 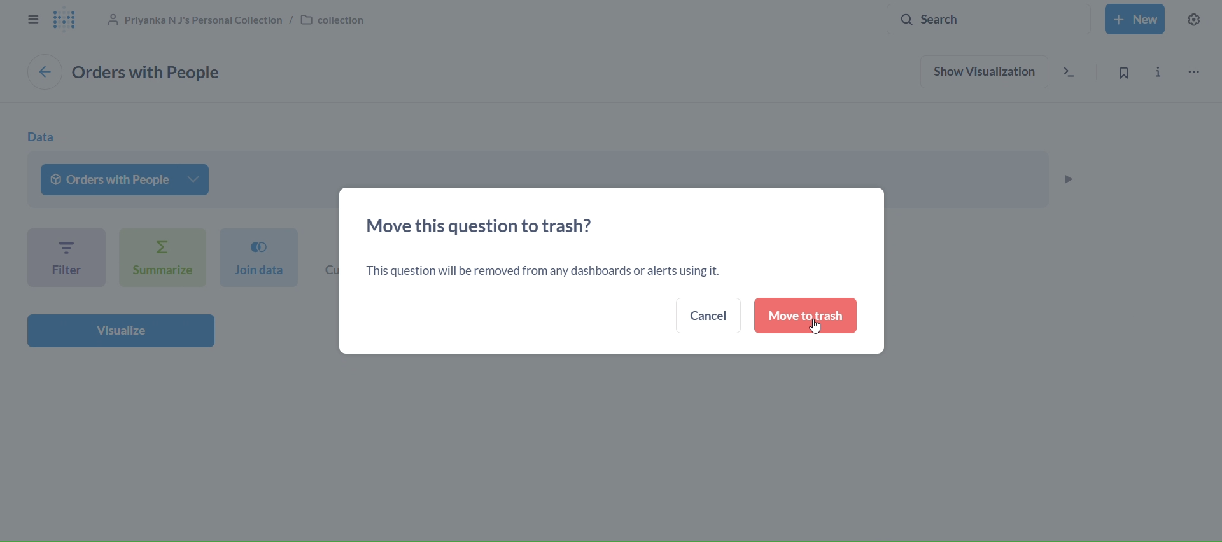 What do you see at coordinates (159, 257) in the screenshot?
I see `summarize` at bounding box center [159, 257].